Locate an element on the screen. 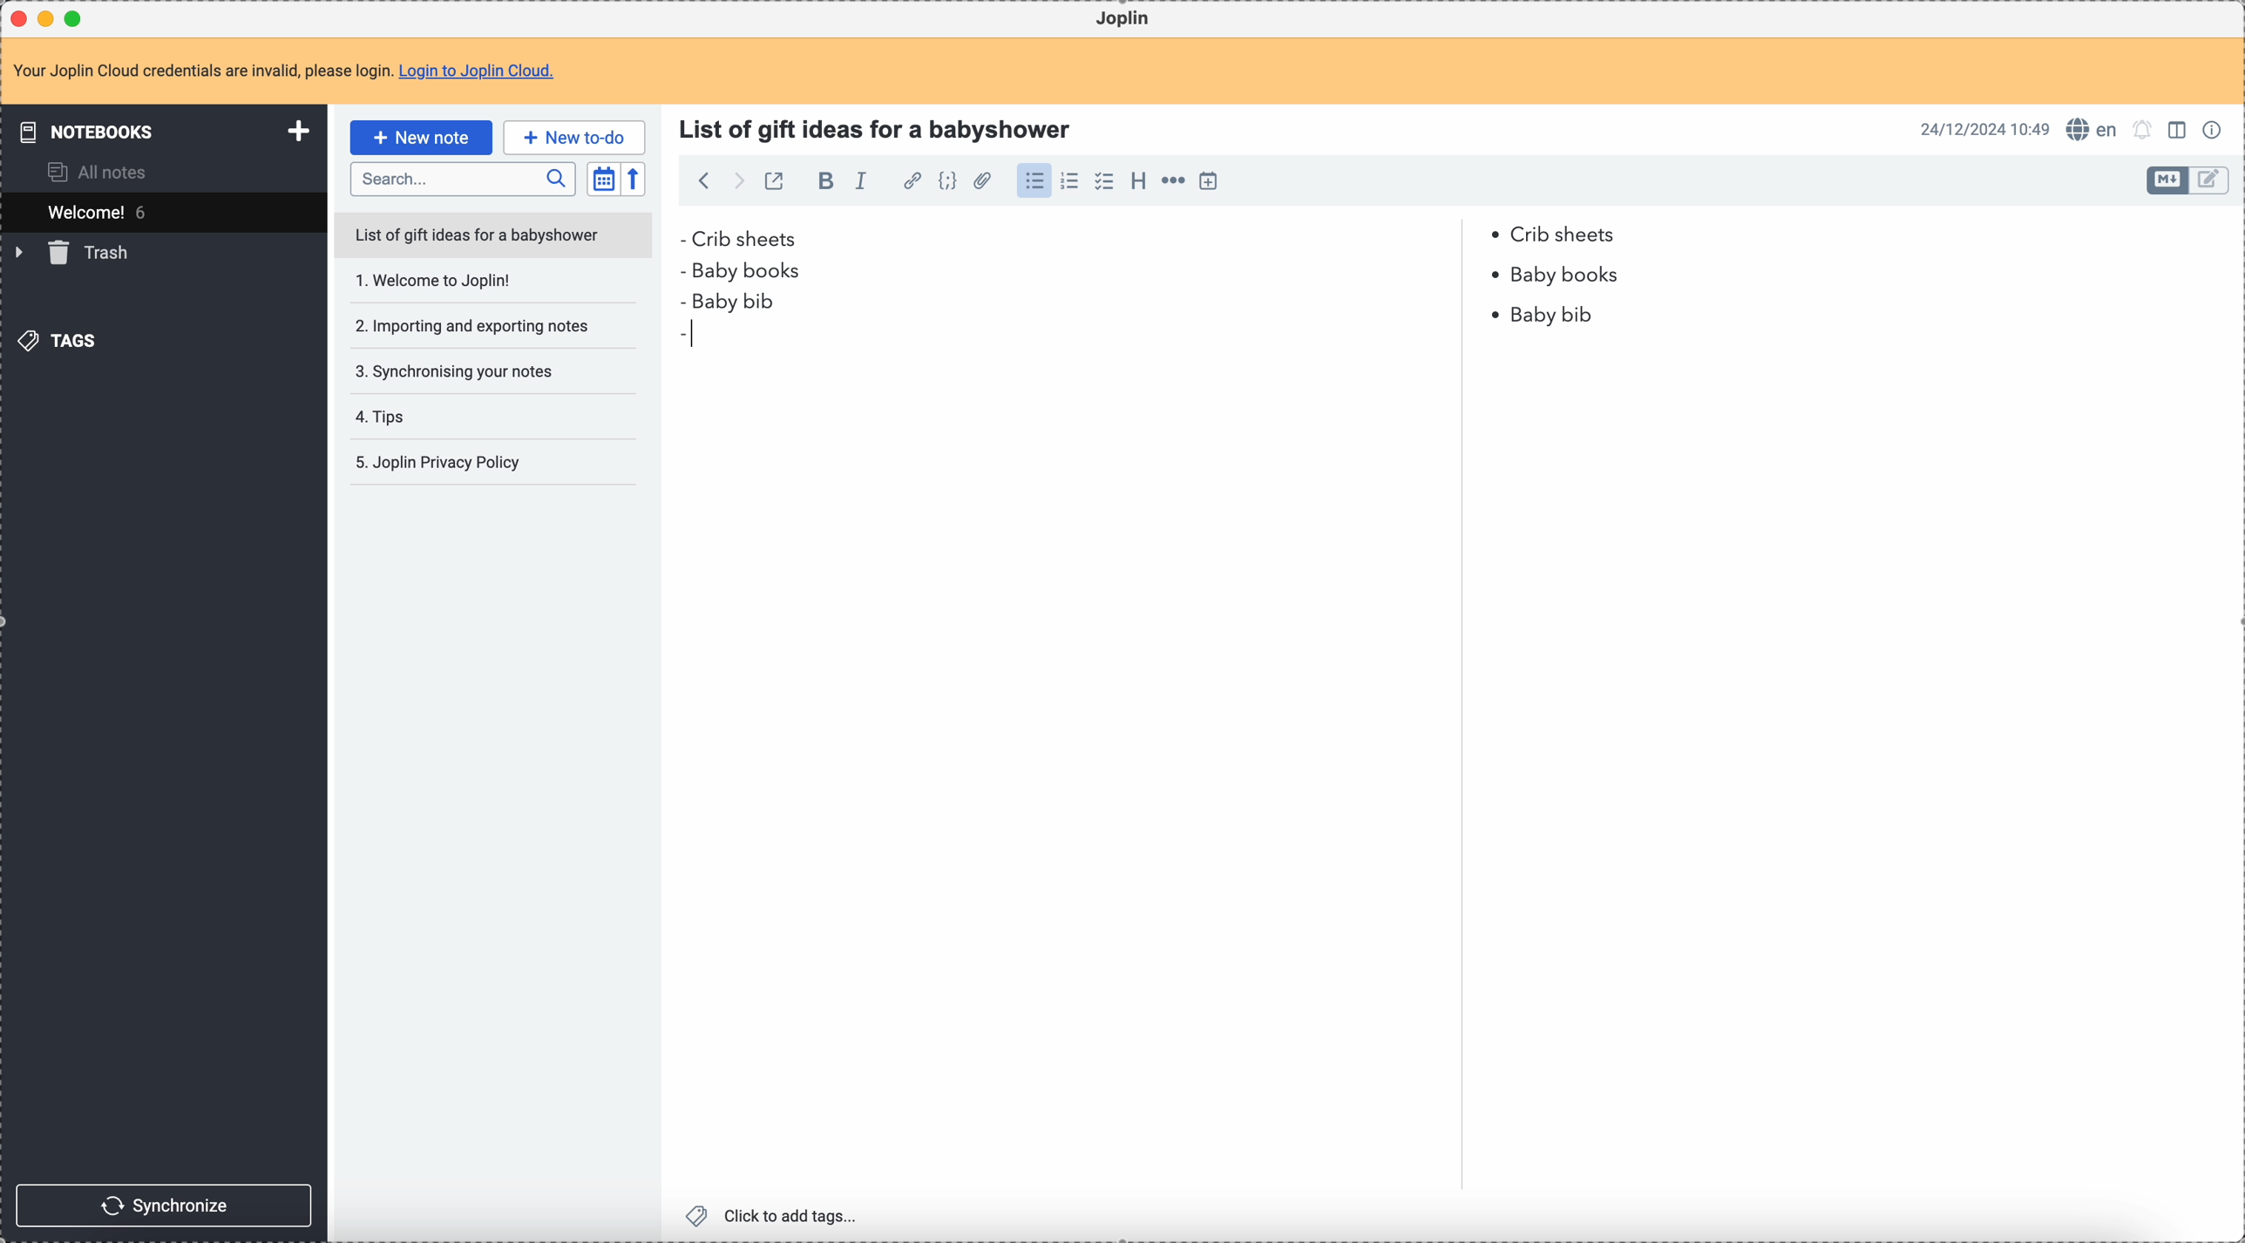  hyperlink is located at coordinates (912, 182).